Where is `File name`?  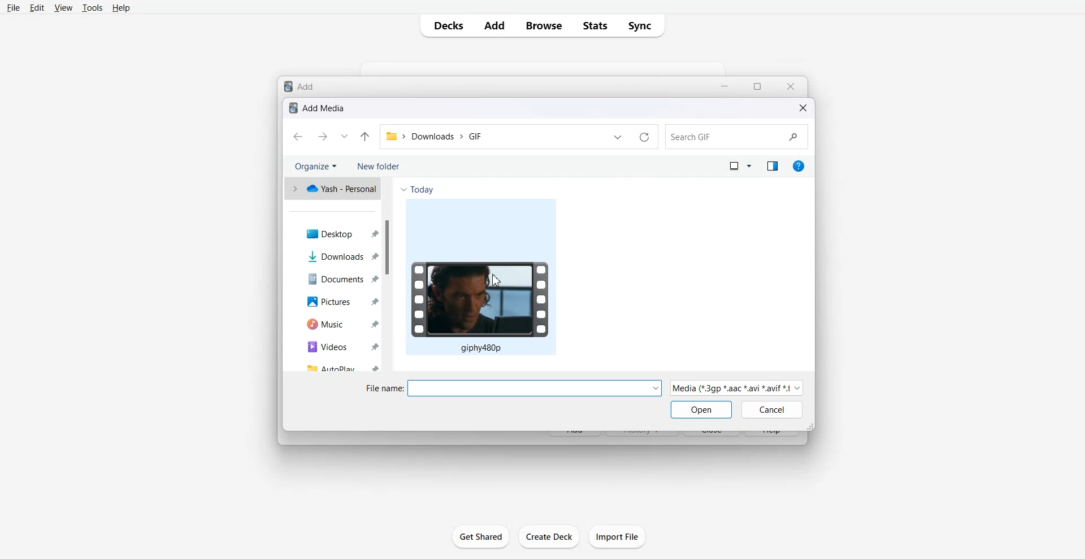 File name is located at coordinates (385, 388).